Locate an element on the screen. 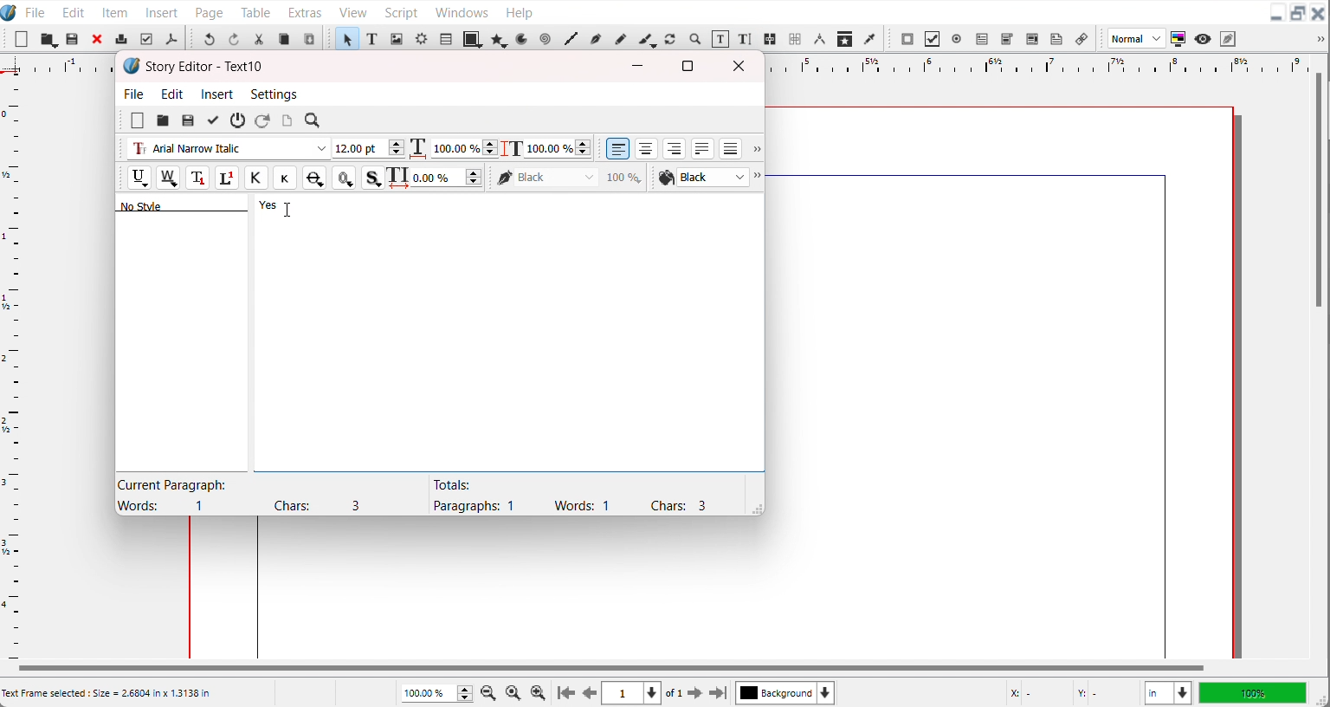  Unlink text frame is located at coordinates (794, 39).